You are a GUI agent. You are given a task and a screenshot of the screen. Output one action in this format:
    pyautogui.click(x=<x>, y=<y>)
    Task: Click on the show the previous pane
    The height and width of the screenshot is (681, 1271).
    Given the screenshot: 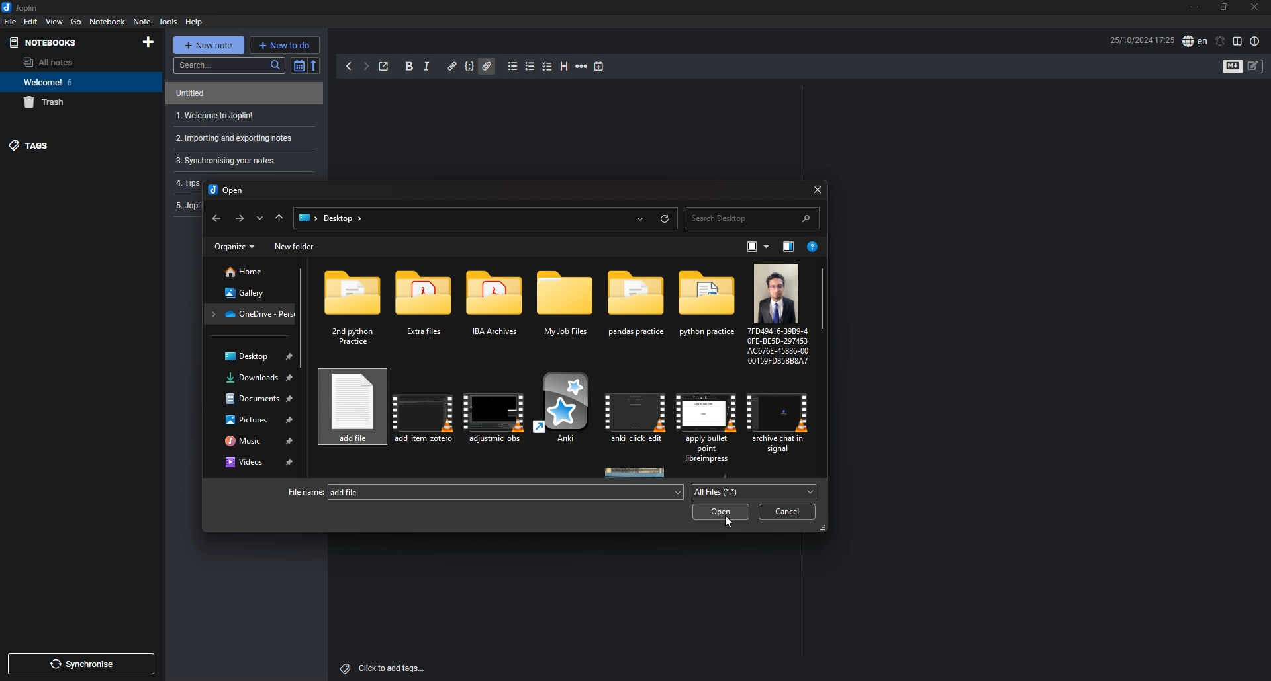 What is the action you would take?
    pyautogui.click(x=788, y=247)
    